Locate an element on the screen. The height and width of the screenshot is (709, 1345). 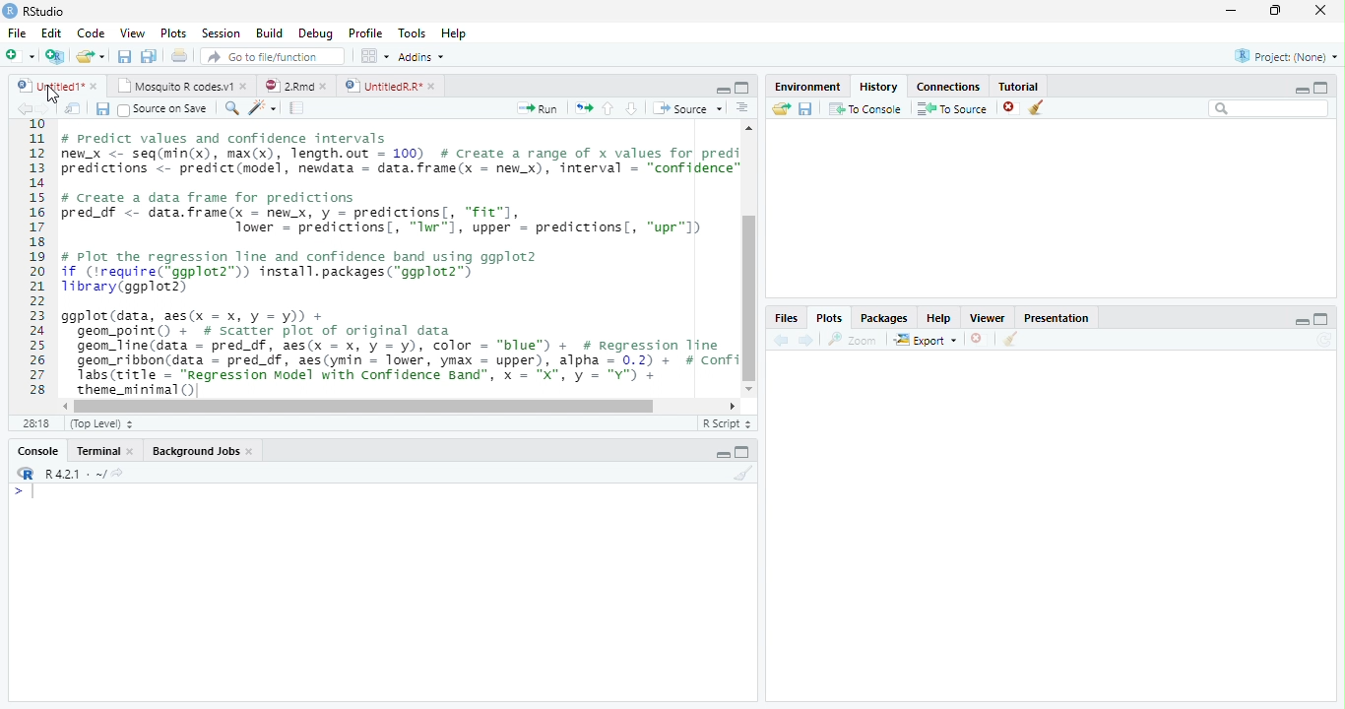
To Console is located at coordinates (865, 110).